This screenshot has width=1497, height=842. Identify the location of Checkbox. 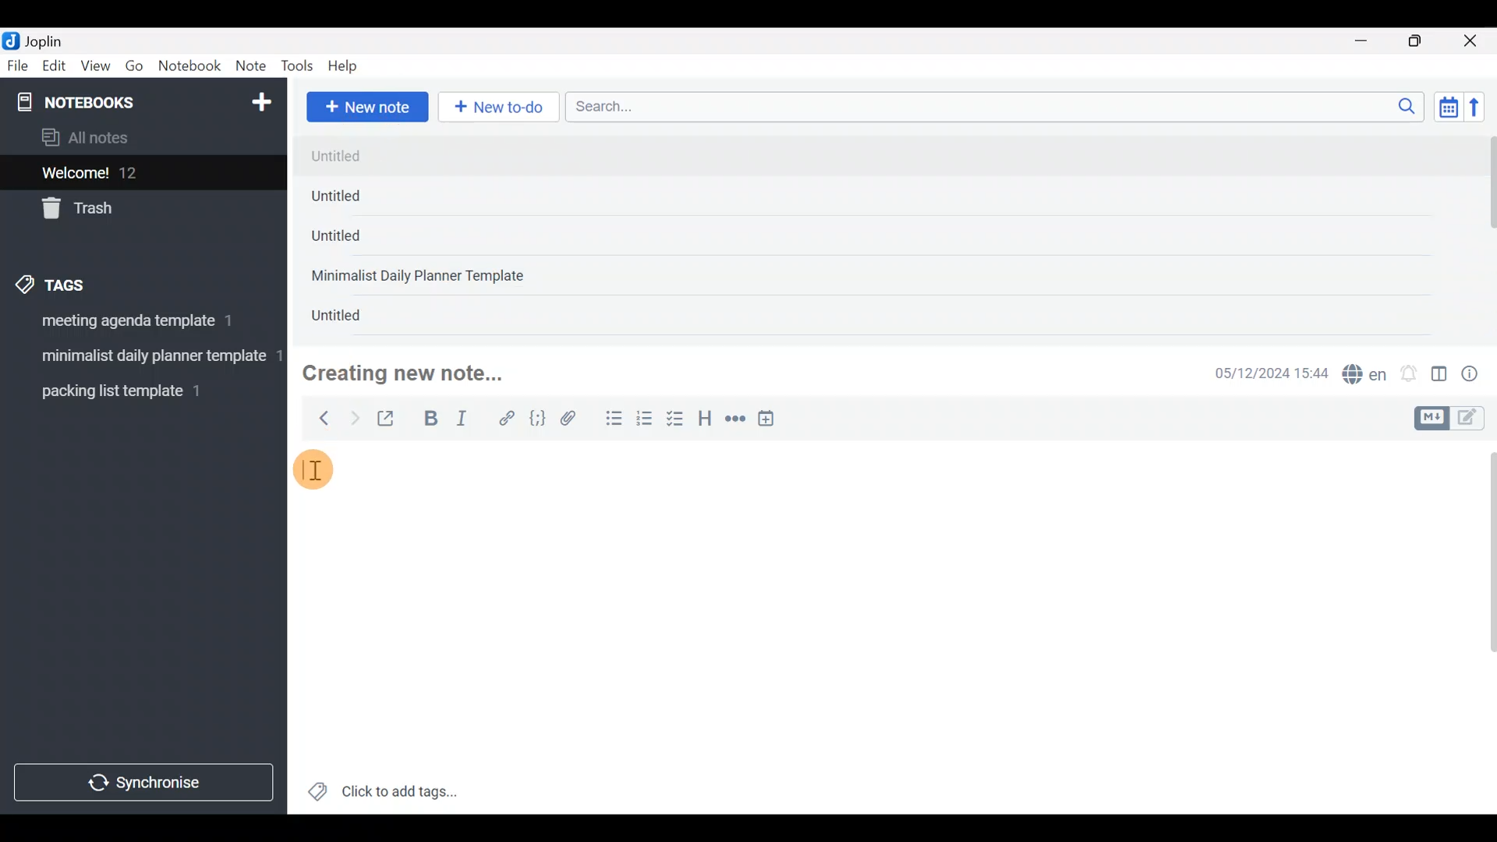
(677, 420).